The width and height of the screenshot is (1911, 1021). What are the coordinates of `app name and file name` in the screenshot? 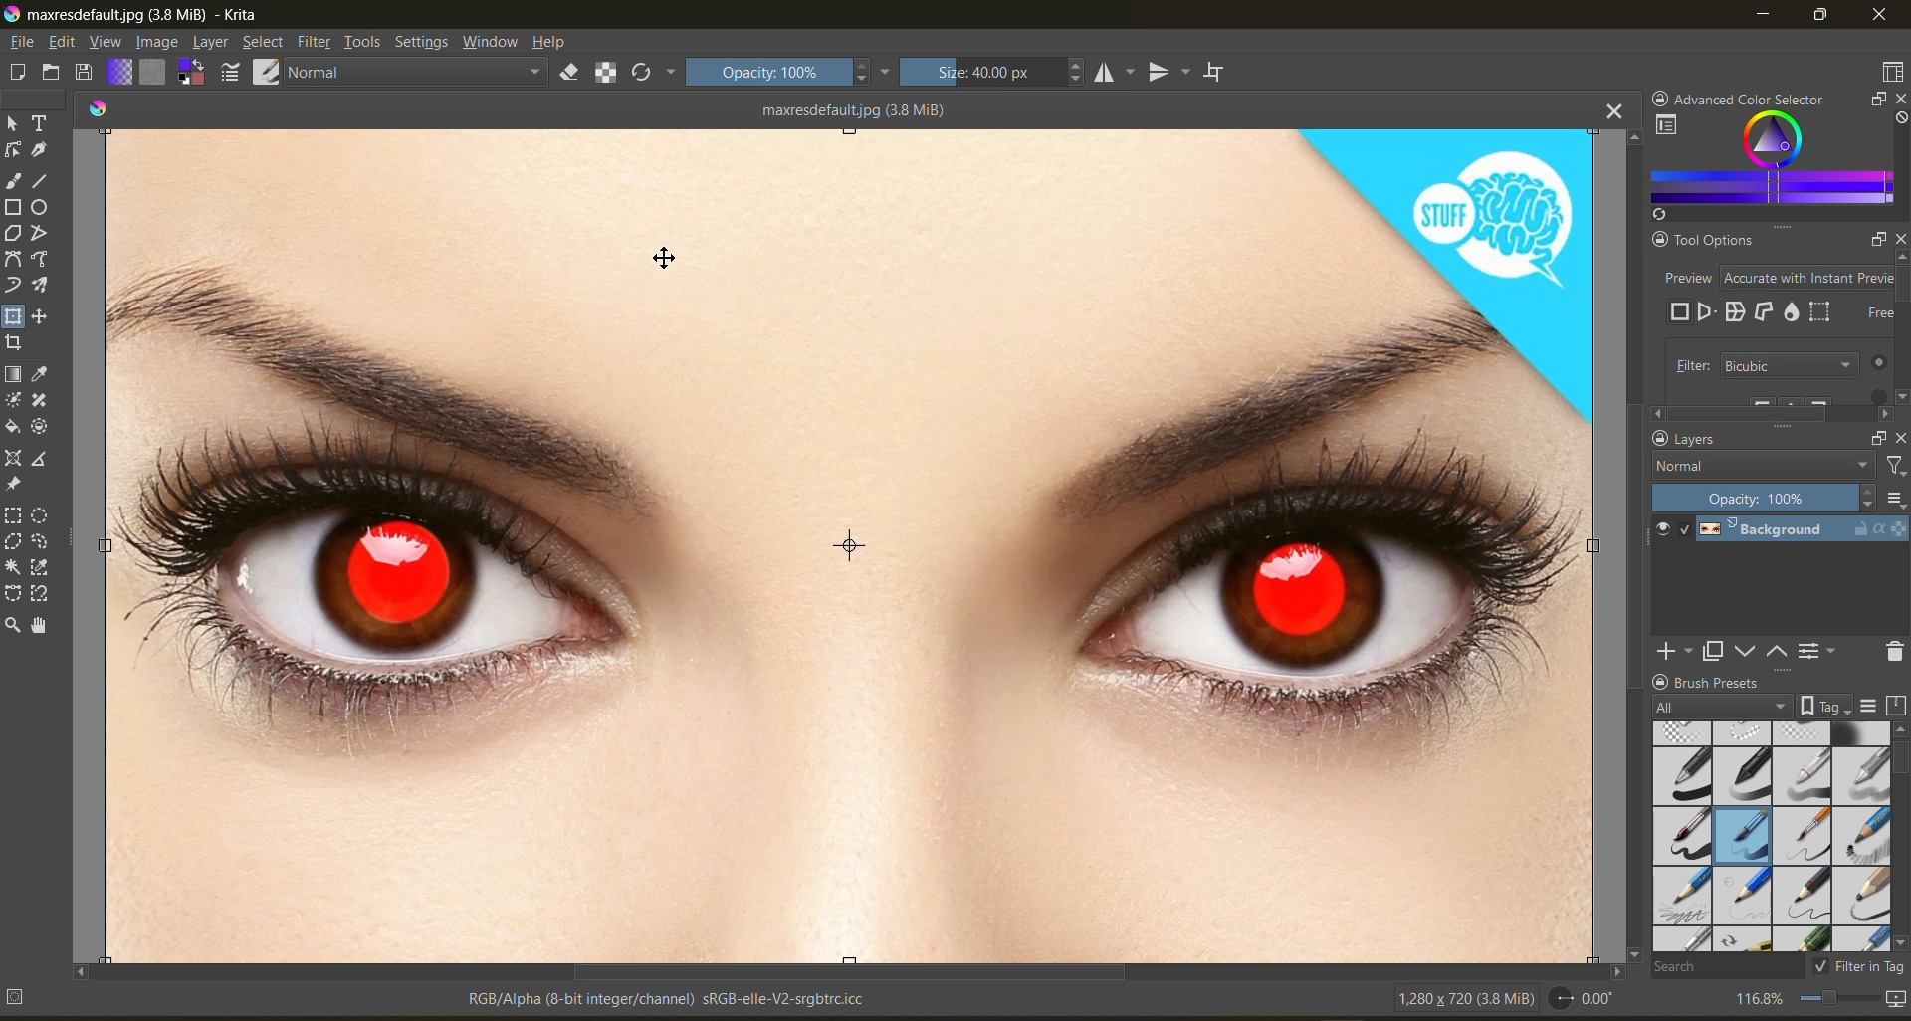 It's located at (141, 16).